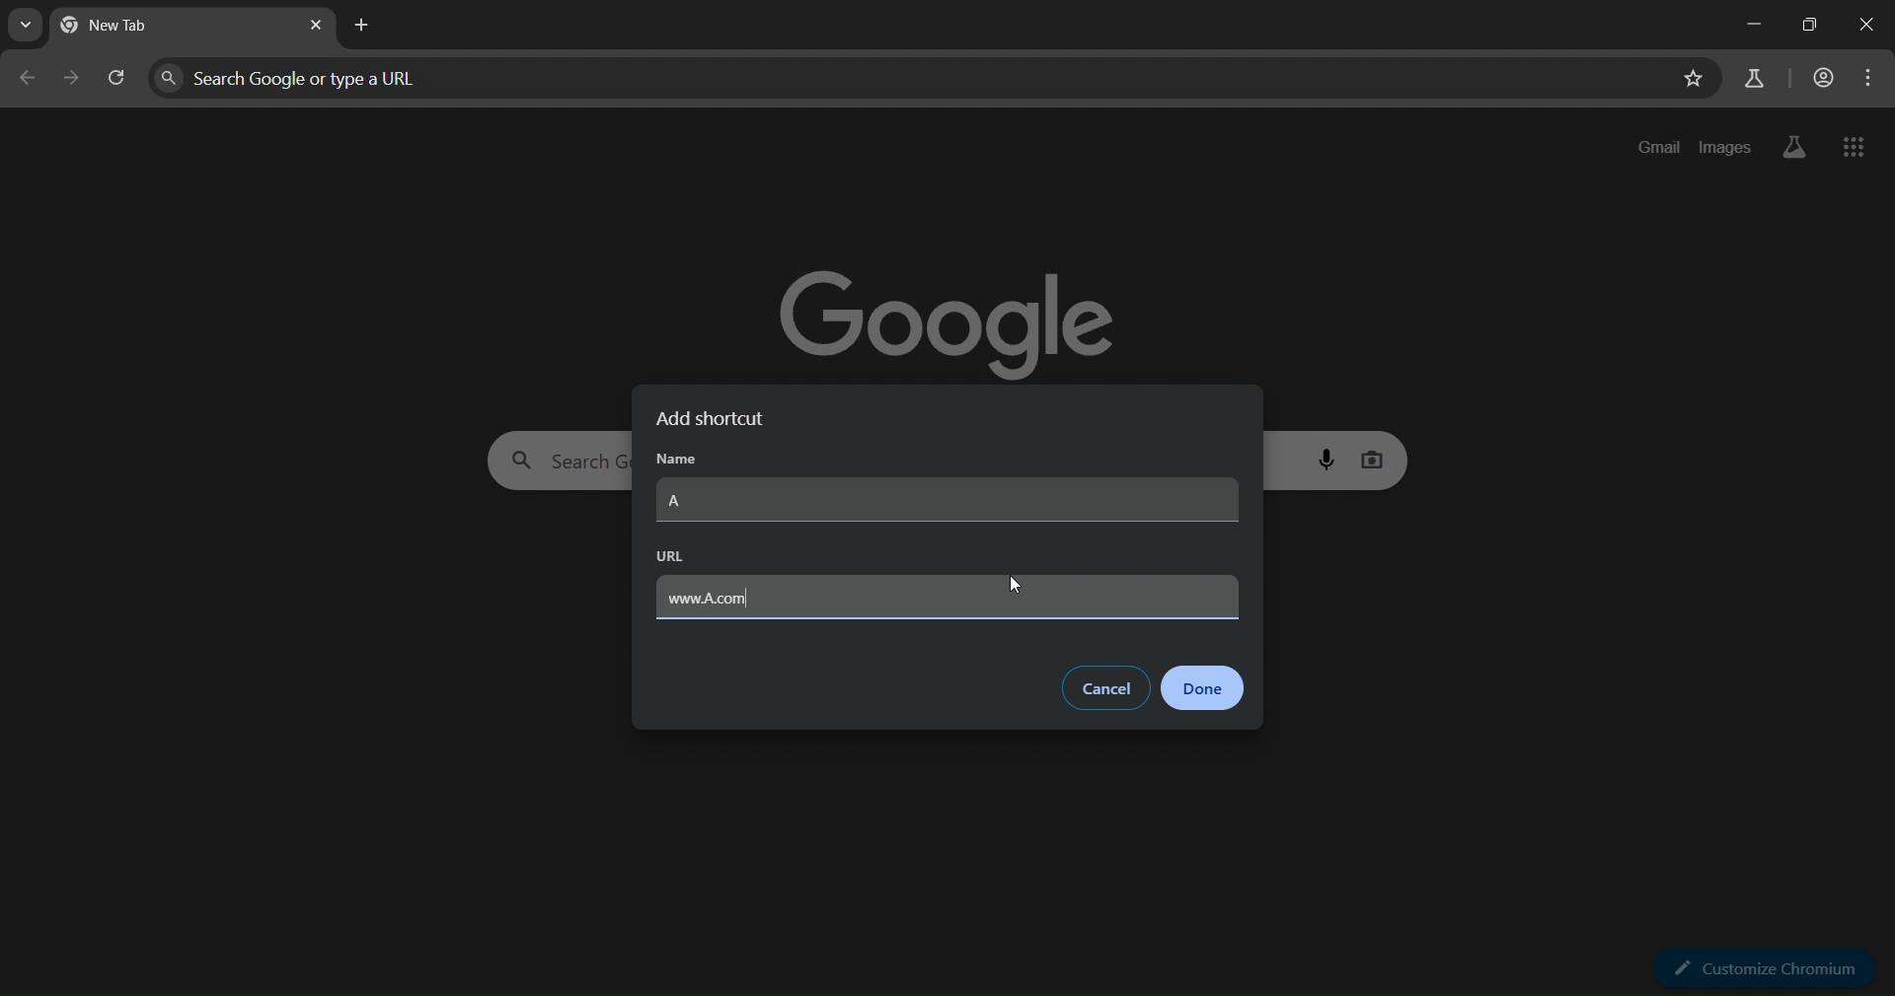  What do you see at coordinates (1749, 28) in the screenshot?
I see `minimize` at bounding box center [1749, 28].